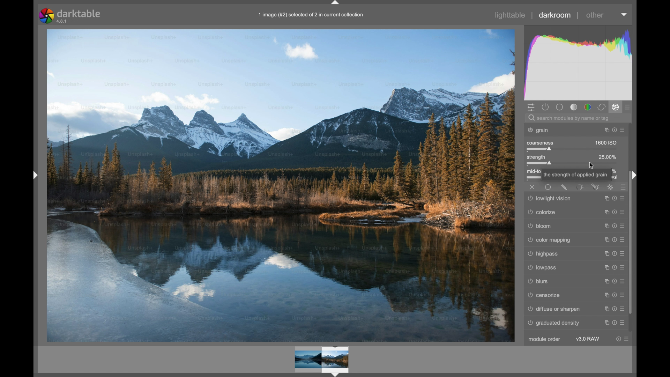  Describe the element at coordinates (555, 15) in the screenshot. I see `darkroom` at that location.